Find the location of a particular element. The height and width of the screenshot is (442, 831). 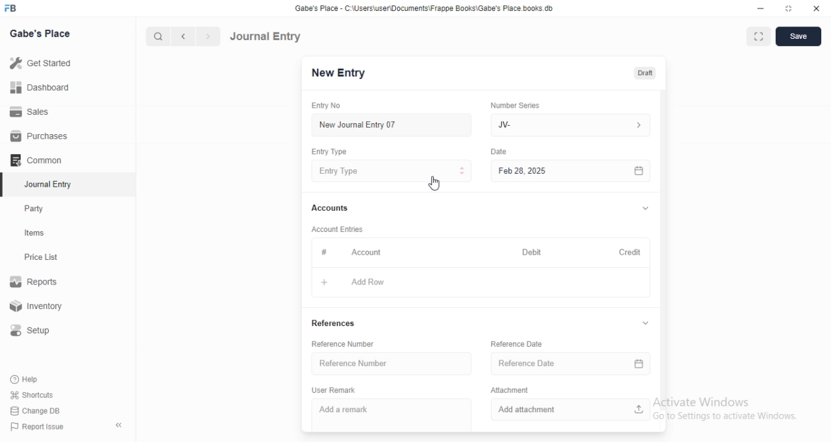

Journal Entry is located at coordinates (266, 36).